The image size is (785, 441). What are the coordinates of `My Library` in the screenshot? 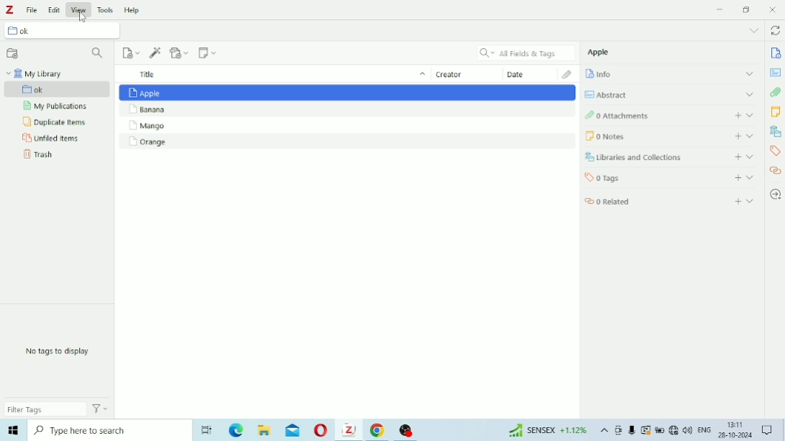 It's located at (37, 73).